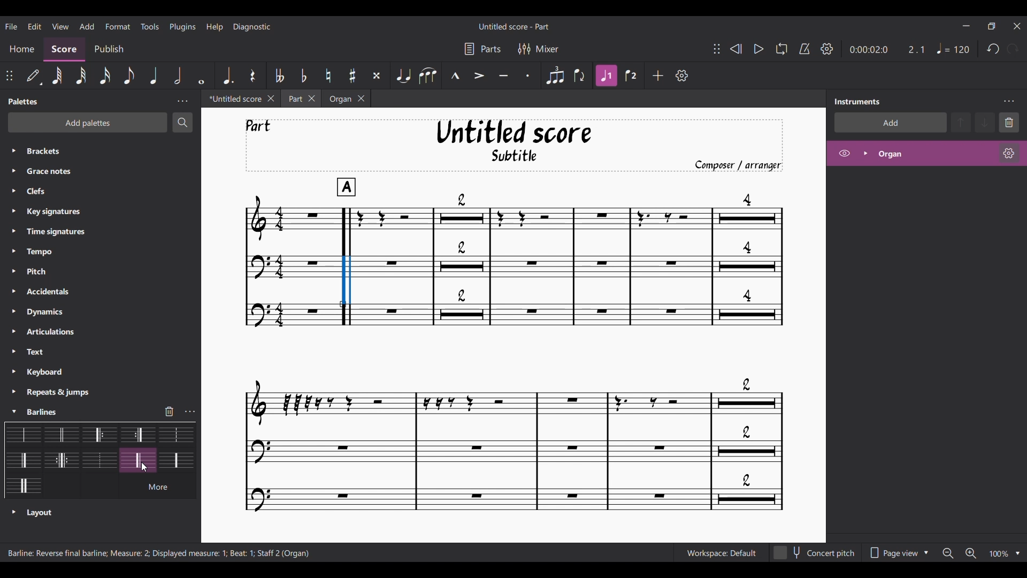  I want to click on Show interface in a smaller tab, so click(992, 26).